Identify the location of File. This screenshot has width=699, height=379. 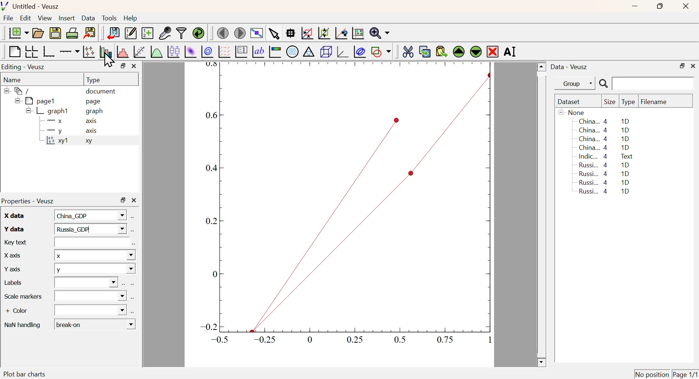
(8, 18).